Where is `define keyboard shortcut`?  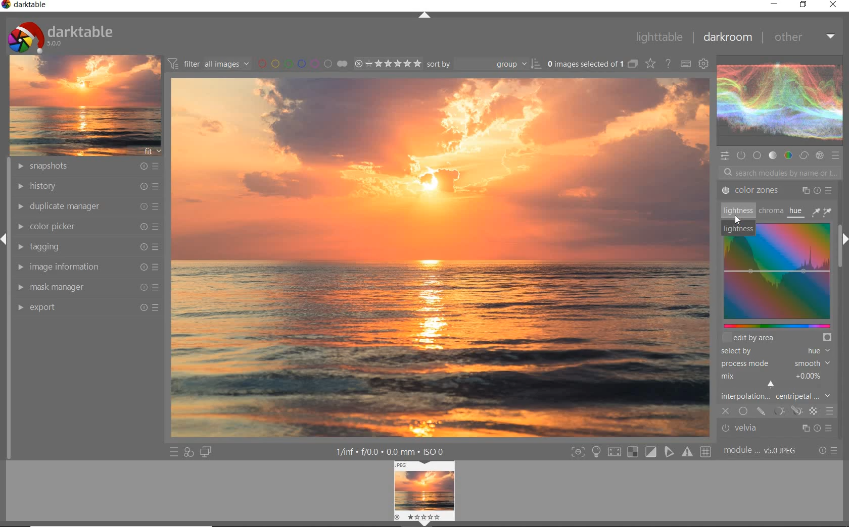
define keyboard shortcut is located at coordinates (685, 63).